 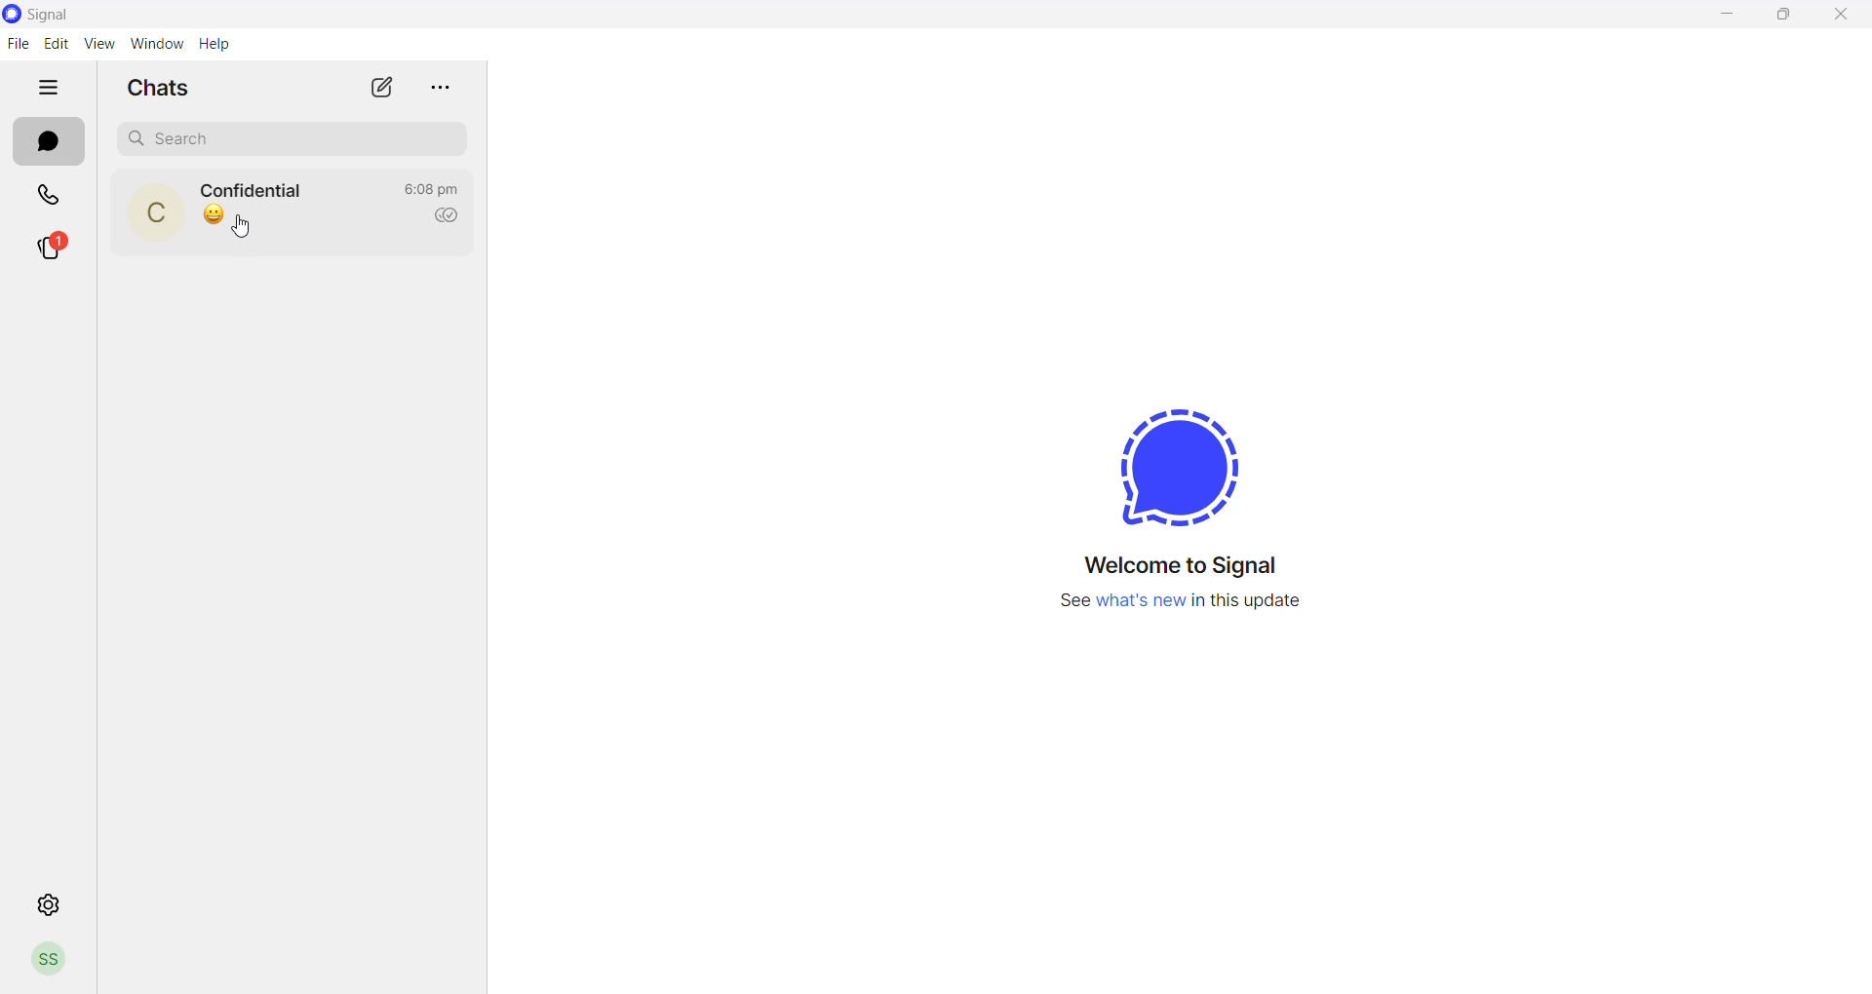 I want to click on maximize, so click(x=1777, y=19).